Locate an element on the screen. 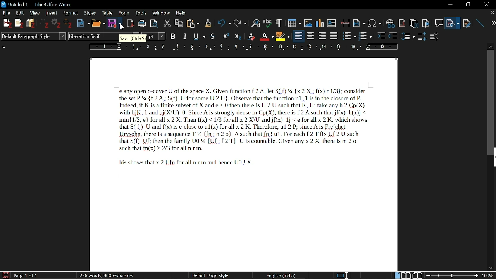 The height and width of the screenshot is (279, 496).  is located at coordinates (208, 23).